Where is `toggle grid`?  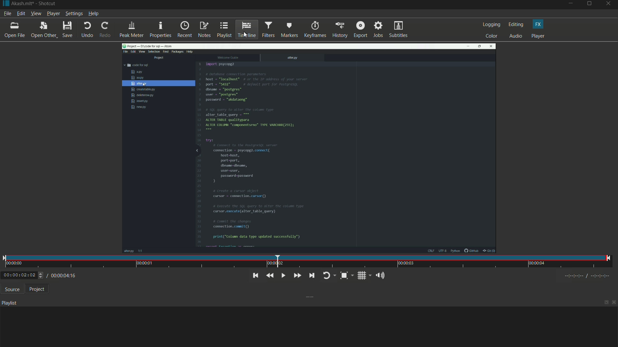 toggle grid is located at coordinates (364, 275).